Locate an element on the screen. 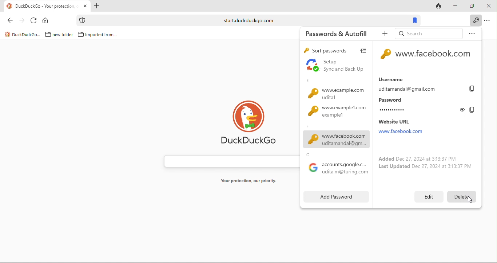 Image resolution: width=497 pixels, height=263 pixels. reload is located at coordinates (34, 21).